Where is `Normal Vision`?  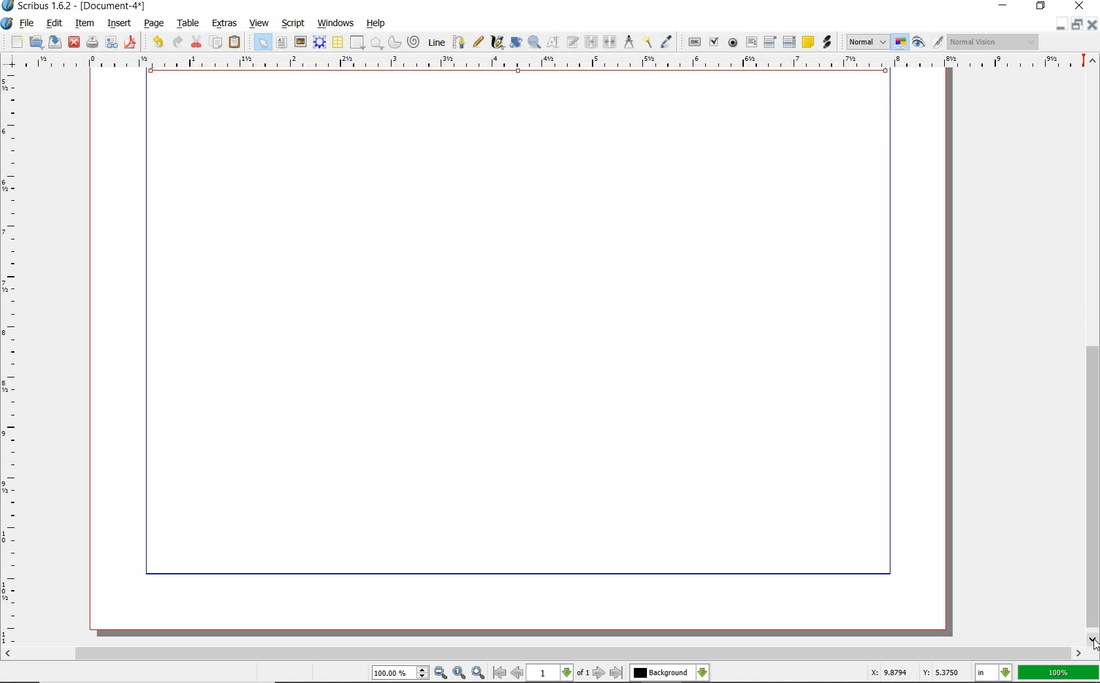
Normal Vision is located at coordinates (993, 41).